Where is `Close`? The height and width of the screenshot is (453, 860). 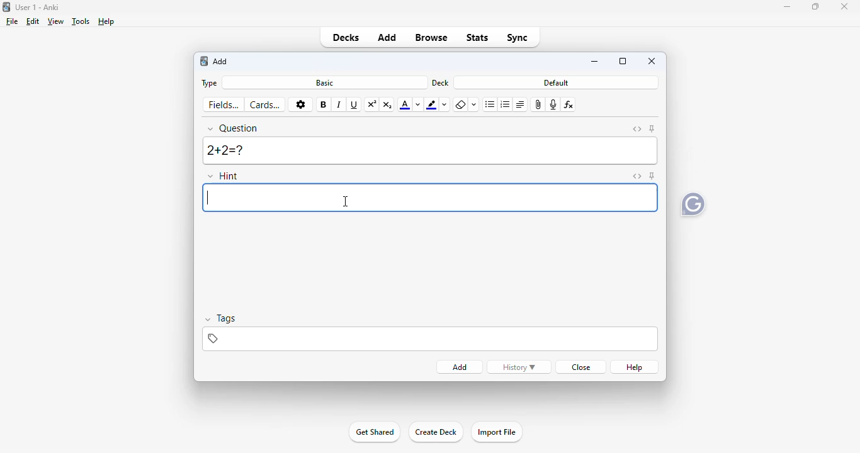
Close is located at coordinates (842, 9).